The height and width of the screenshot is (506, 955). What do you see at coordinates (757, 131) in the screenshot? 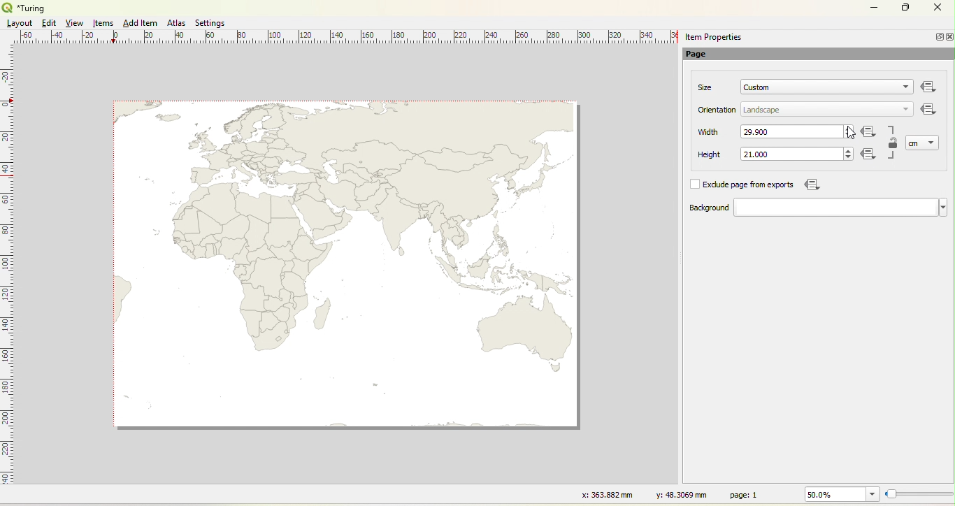
I see `29.900` at bounding box center [757, 131].